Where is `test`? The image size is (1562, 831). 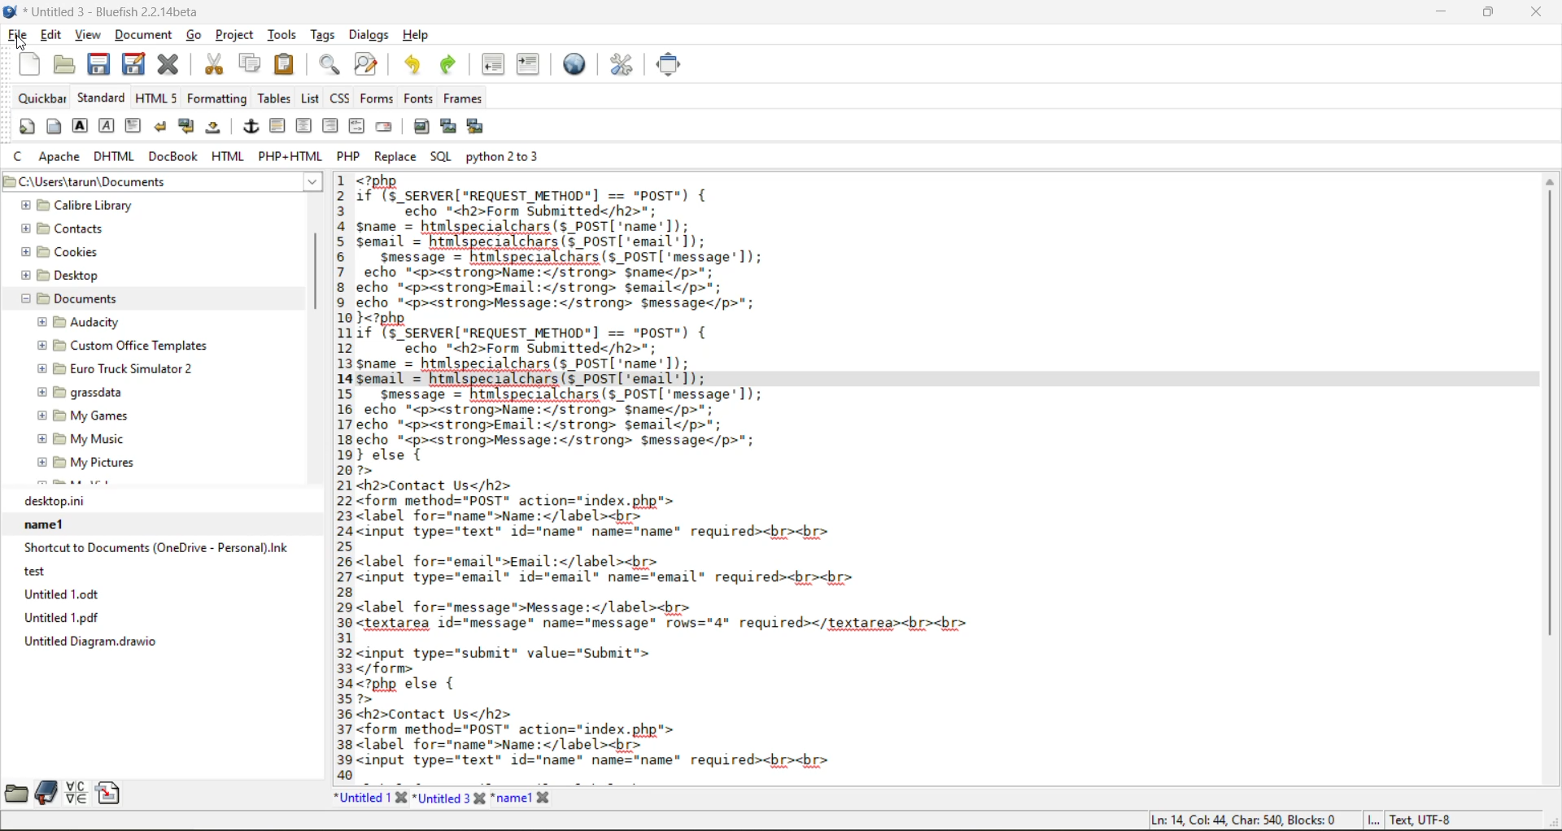
test is located at coordinates (146, 571).